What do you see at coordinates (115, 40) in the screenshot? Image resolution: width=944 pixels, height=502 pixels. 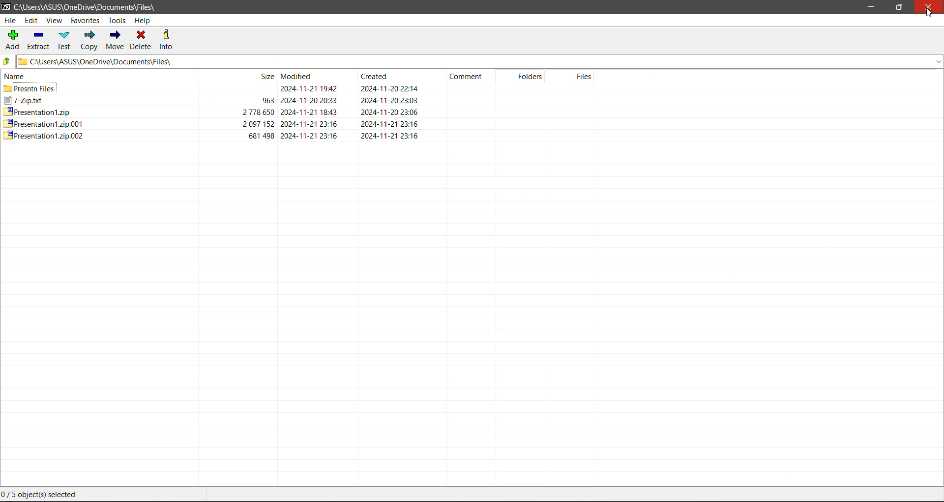 I see `Move` at bounding box center [115, 40].